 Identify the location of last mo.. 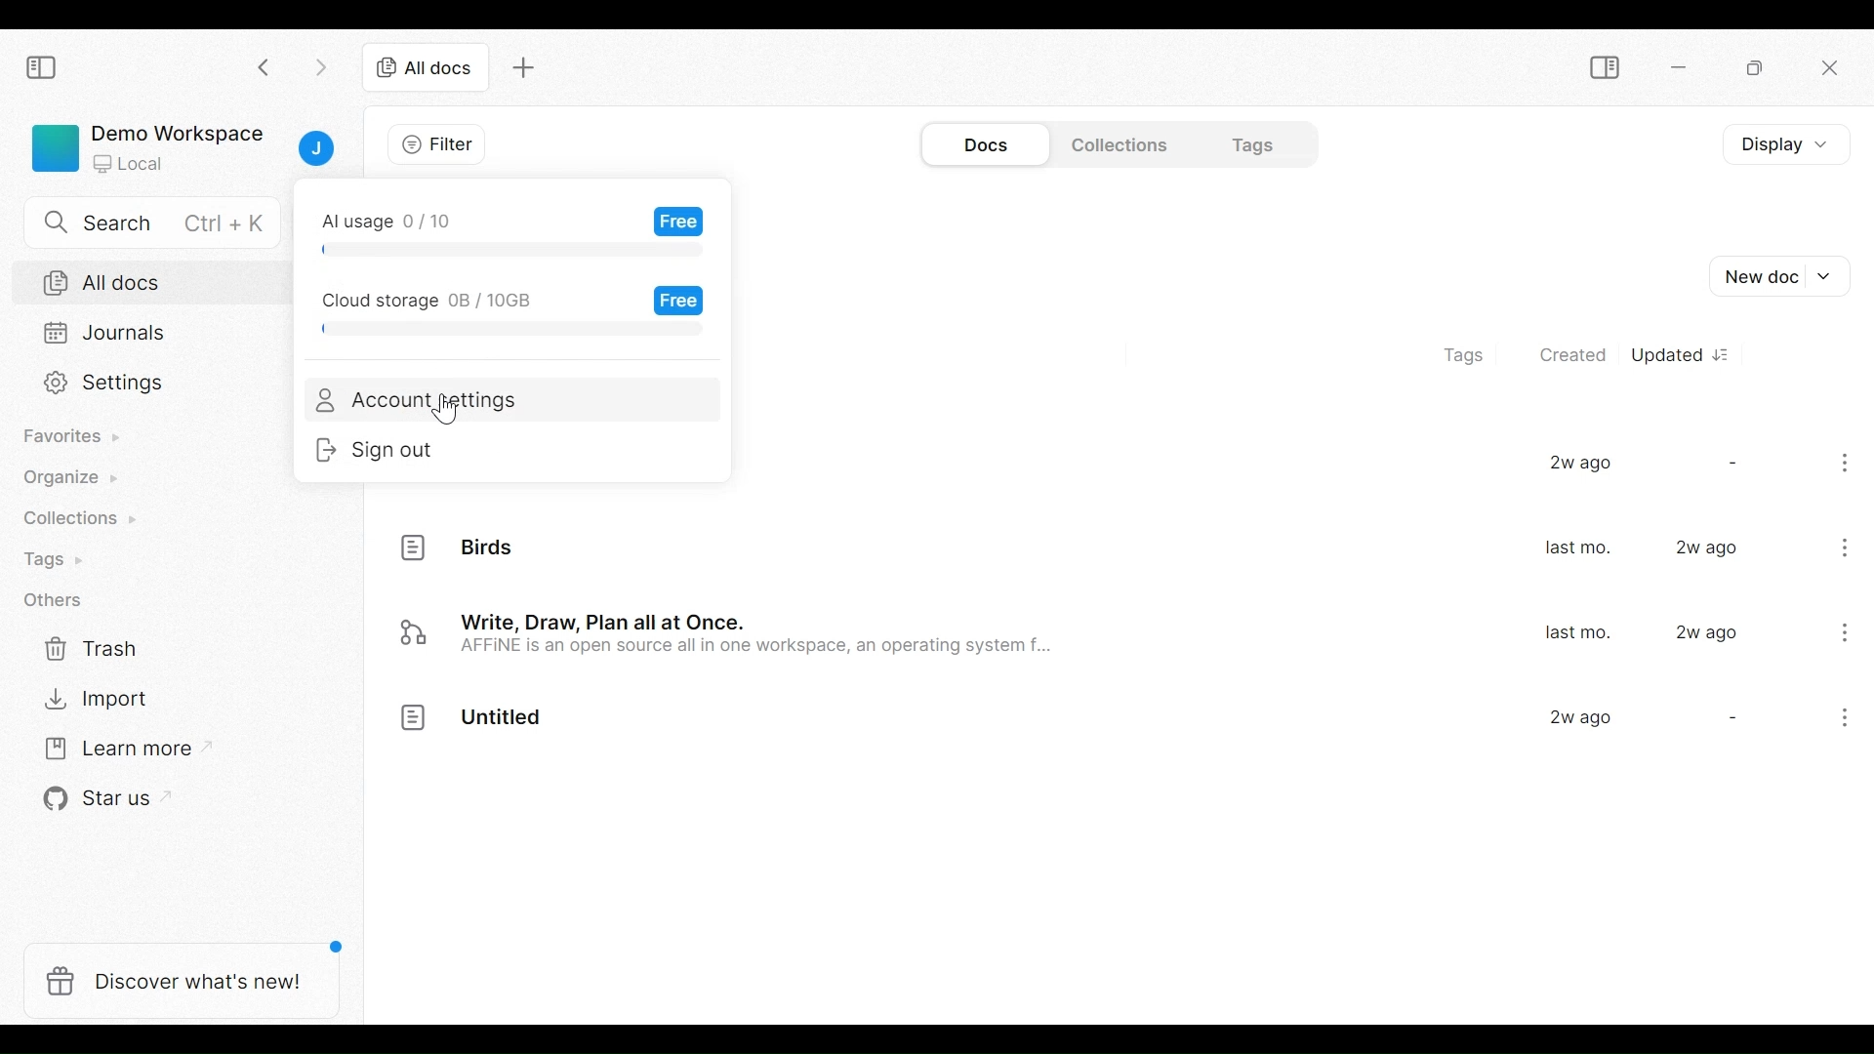
(1577, 549).